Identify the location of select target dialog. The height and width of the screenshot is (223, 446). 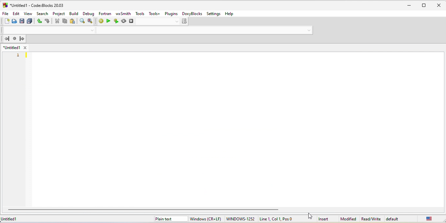
(162, 22).